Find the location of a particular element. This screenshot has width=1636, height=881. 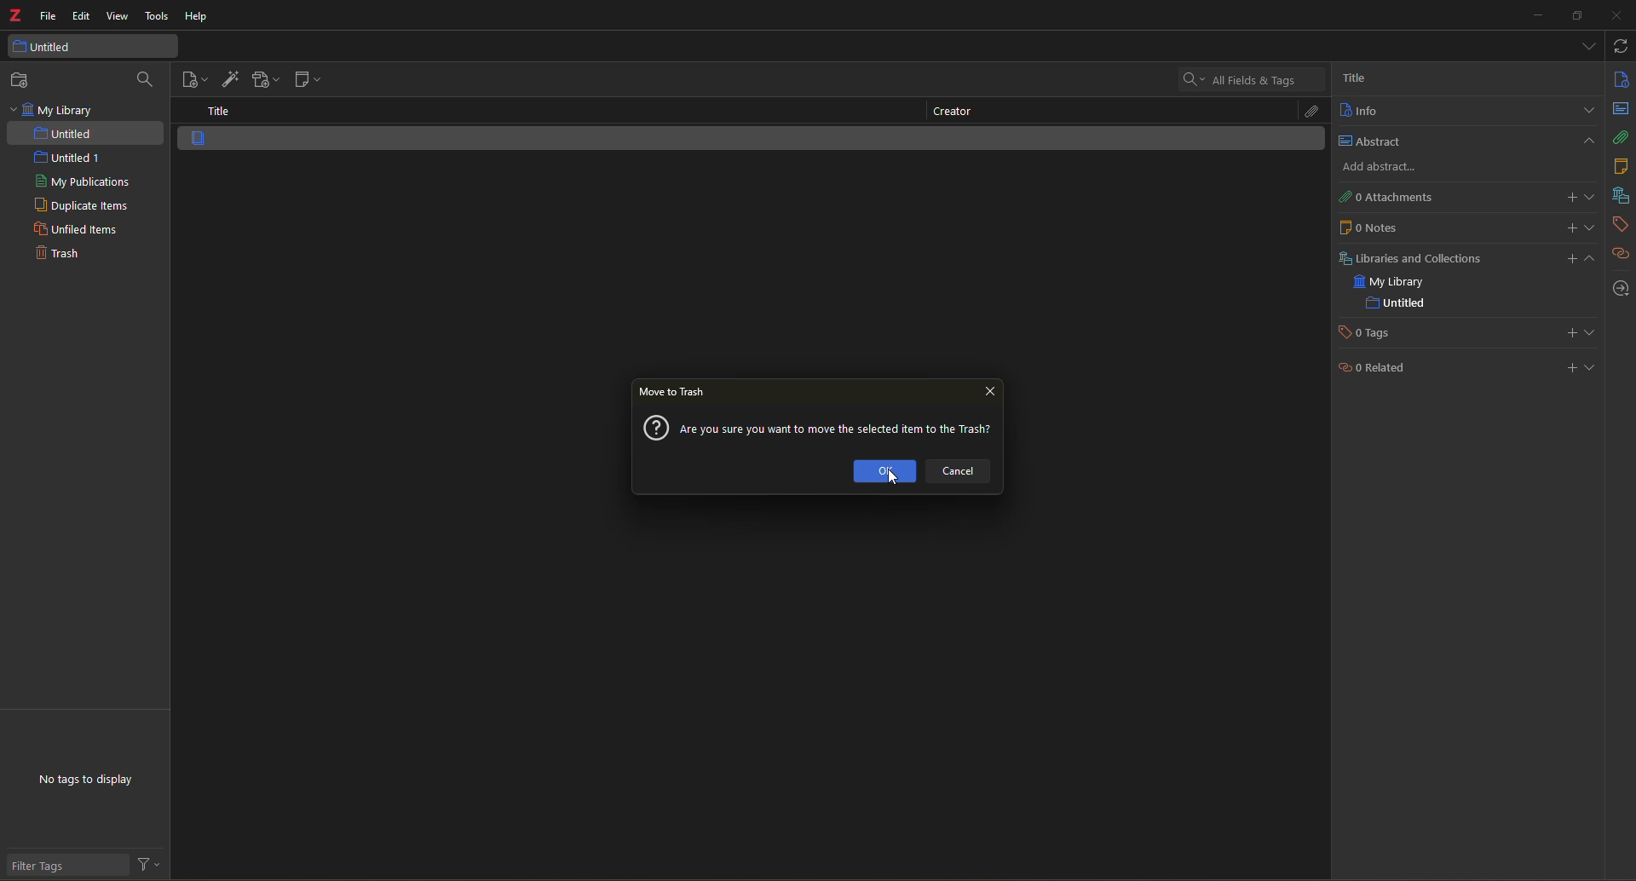

item is located at coordinates (223, 139).